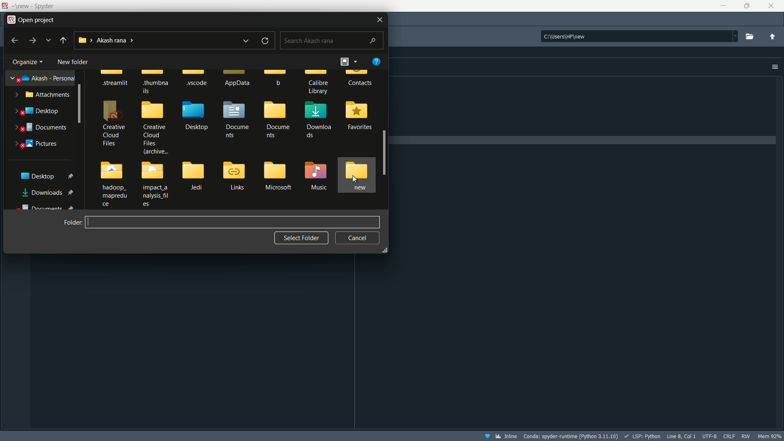 This screenshot has width=784, height=441. What do you see at coordinates (641, 435) in the screenshot?
I see `LSP:Python` at bounding box center [641, 435].